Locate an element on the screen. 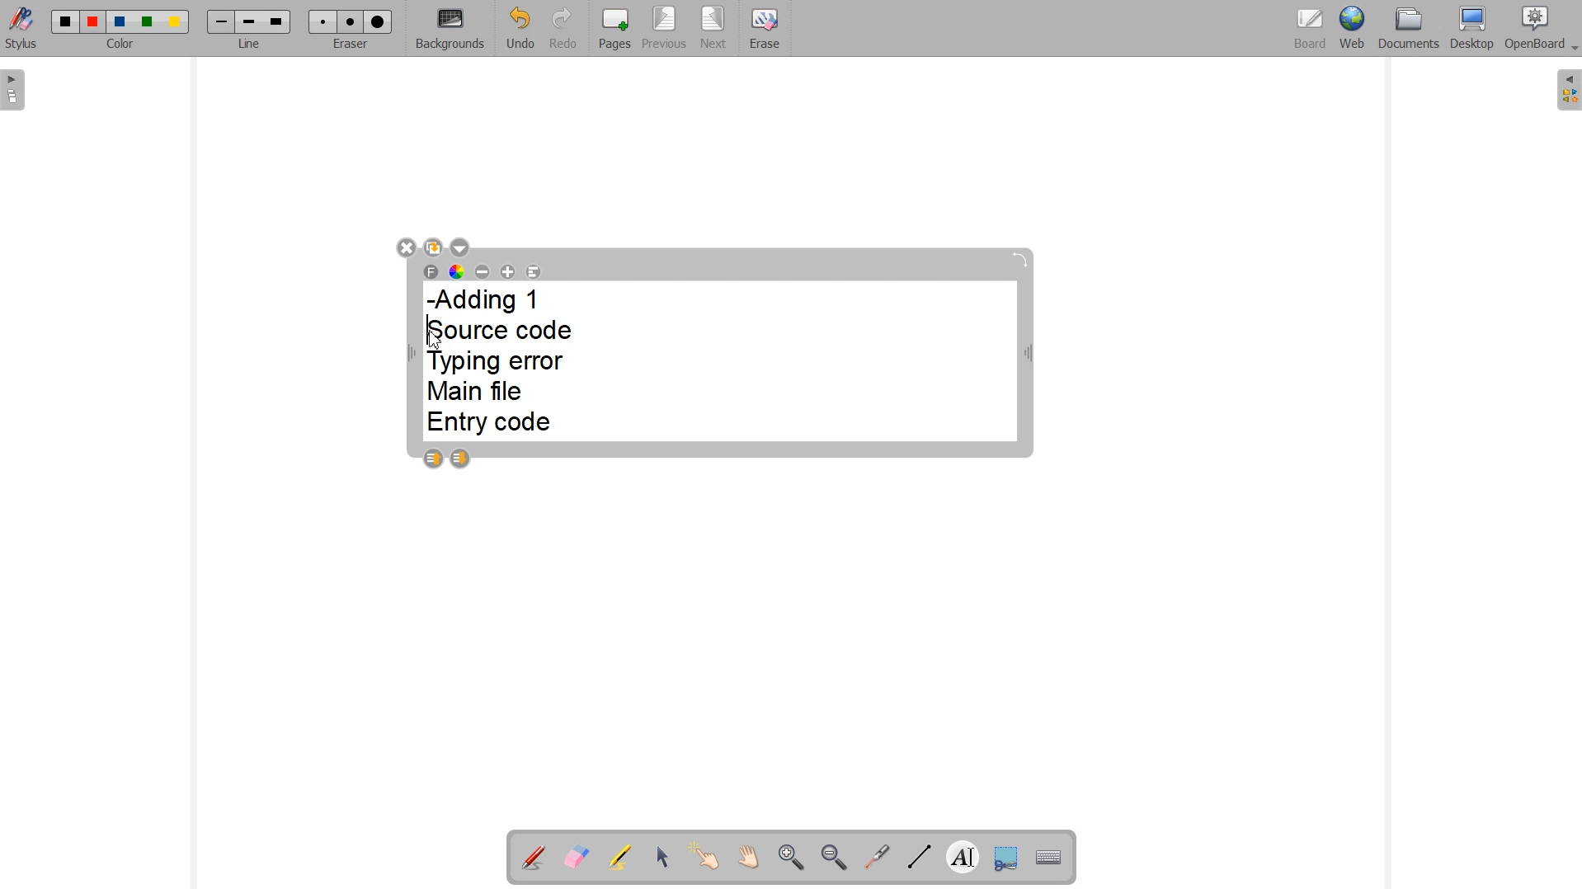  Interact with items is located at coordinates (706, 858).